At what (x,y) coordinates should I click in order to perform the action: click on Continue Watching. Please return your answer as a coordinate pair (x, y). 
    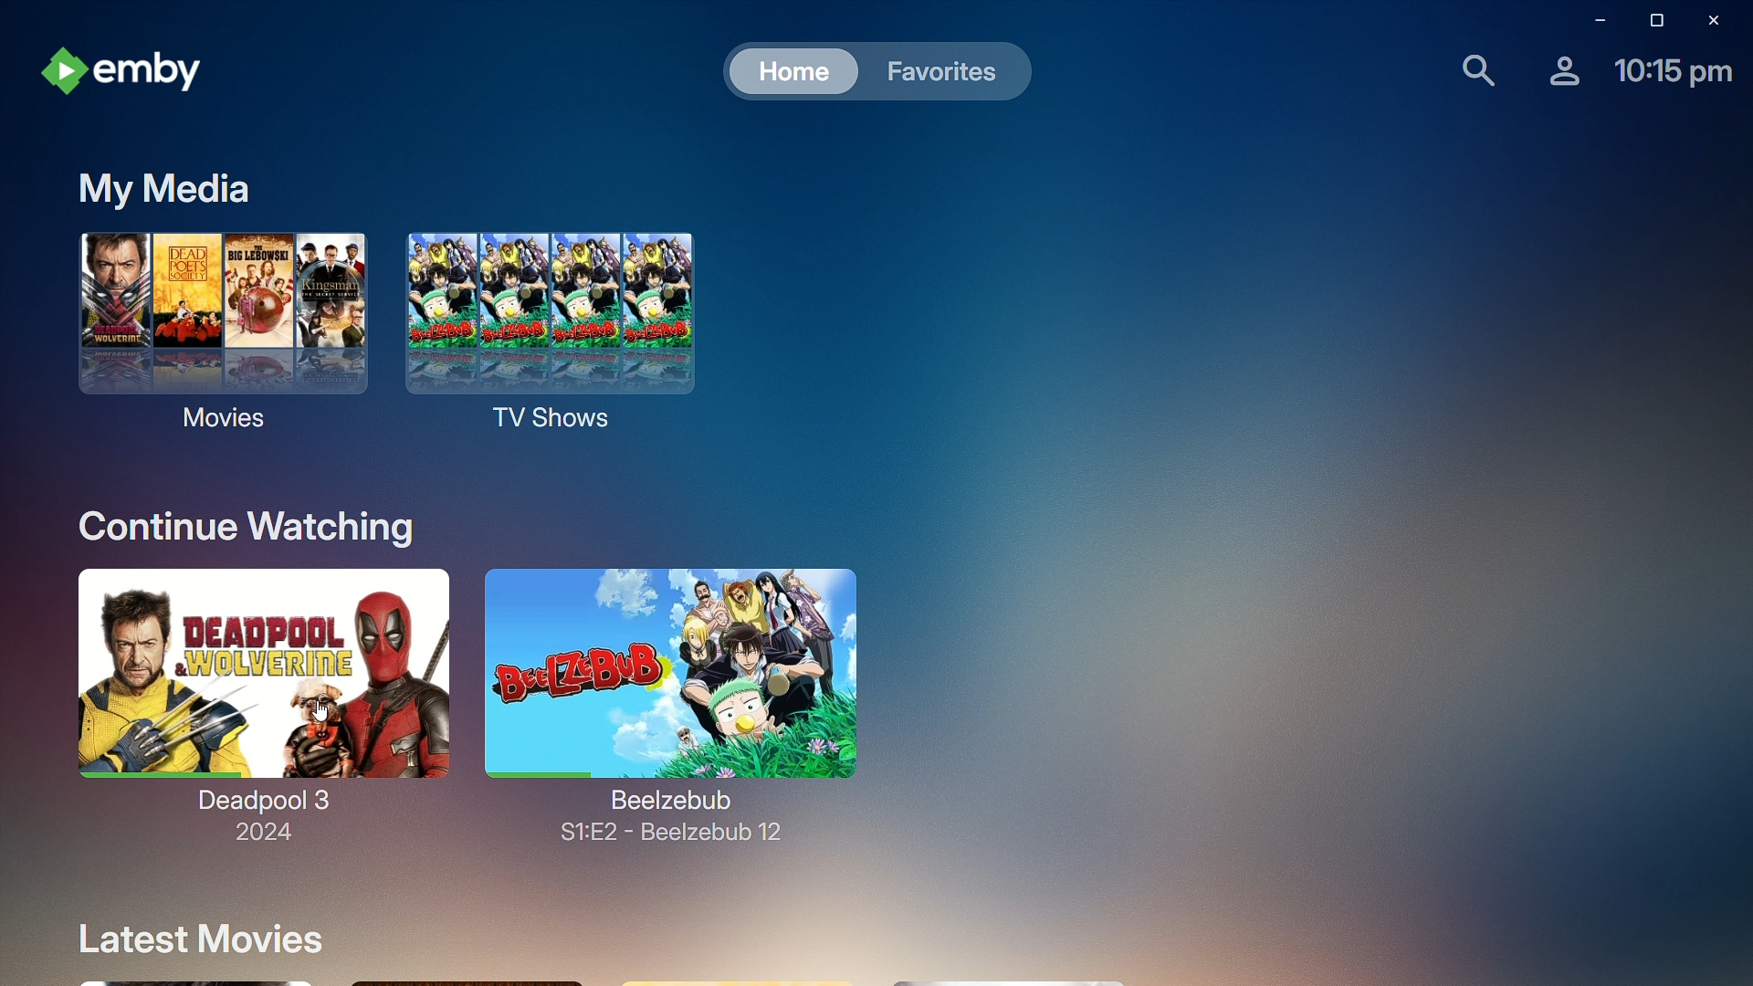
    Looking at the image, I should click on (242, 527).